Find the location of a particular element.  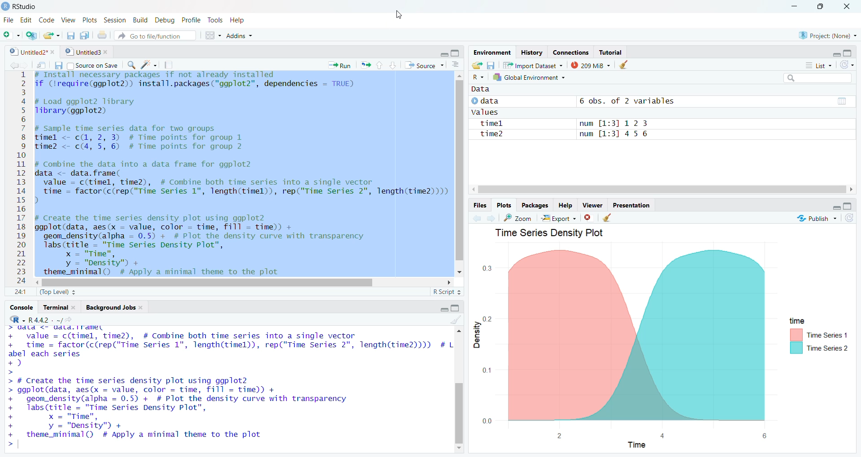

Refresh is located at coordinates (848, 65).